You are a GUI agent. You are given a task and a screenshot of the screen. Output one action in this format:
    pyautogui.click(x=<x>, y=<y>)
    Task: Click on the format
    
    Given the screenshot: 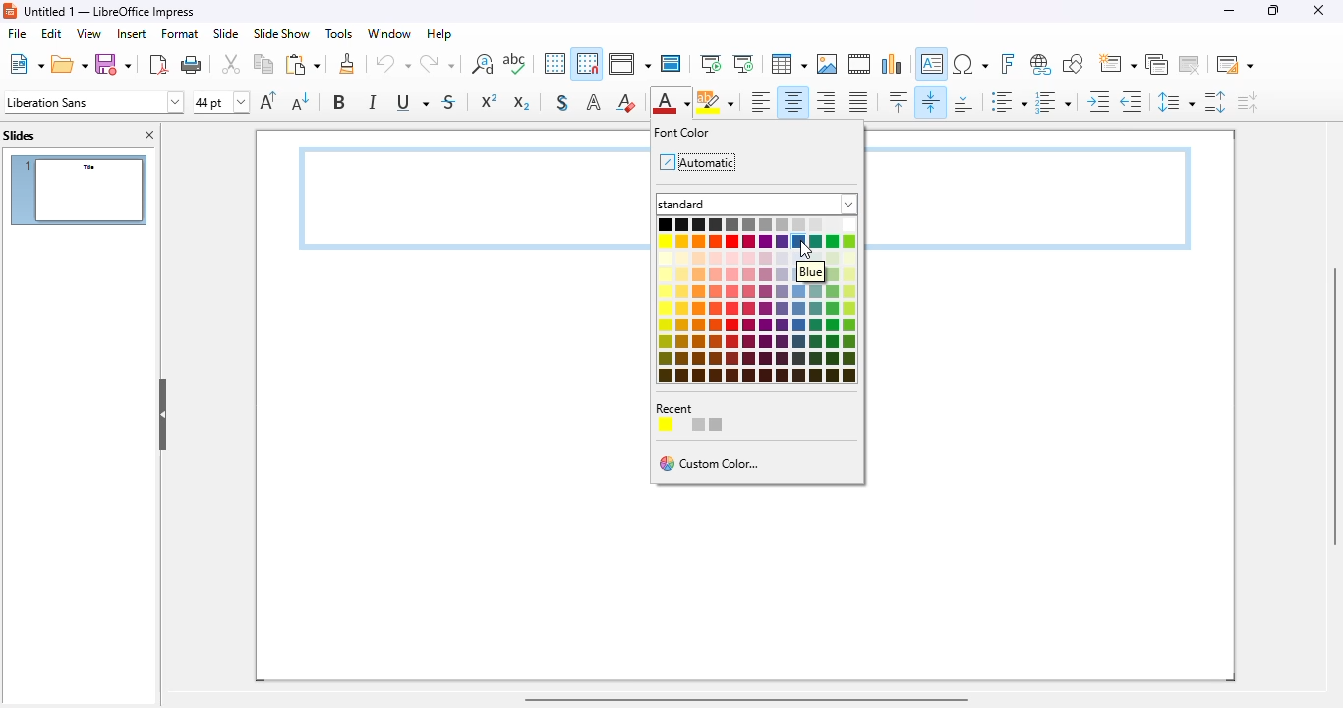 What is the action you would take?
    pyautogui.click(x=179, y=33)
    